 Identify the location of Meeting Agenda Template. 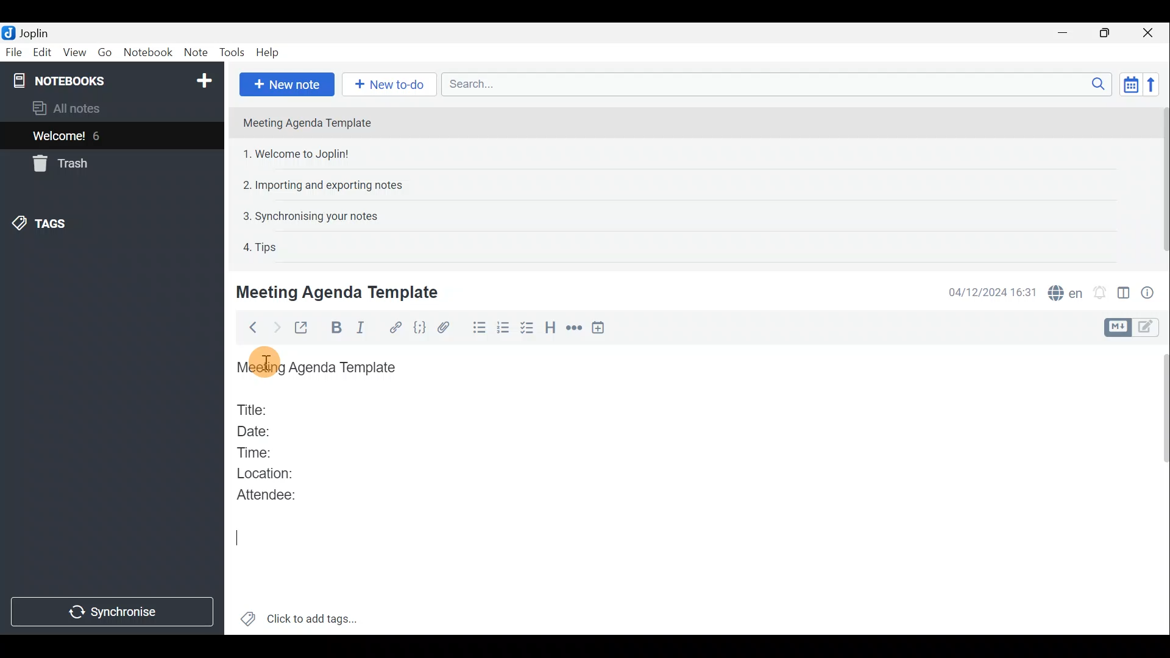
(339, 292).